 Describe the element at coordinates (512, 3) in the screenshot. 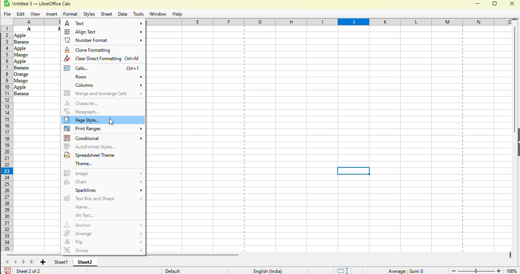

I see `close` at that location.